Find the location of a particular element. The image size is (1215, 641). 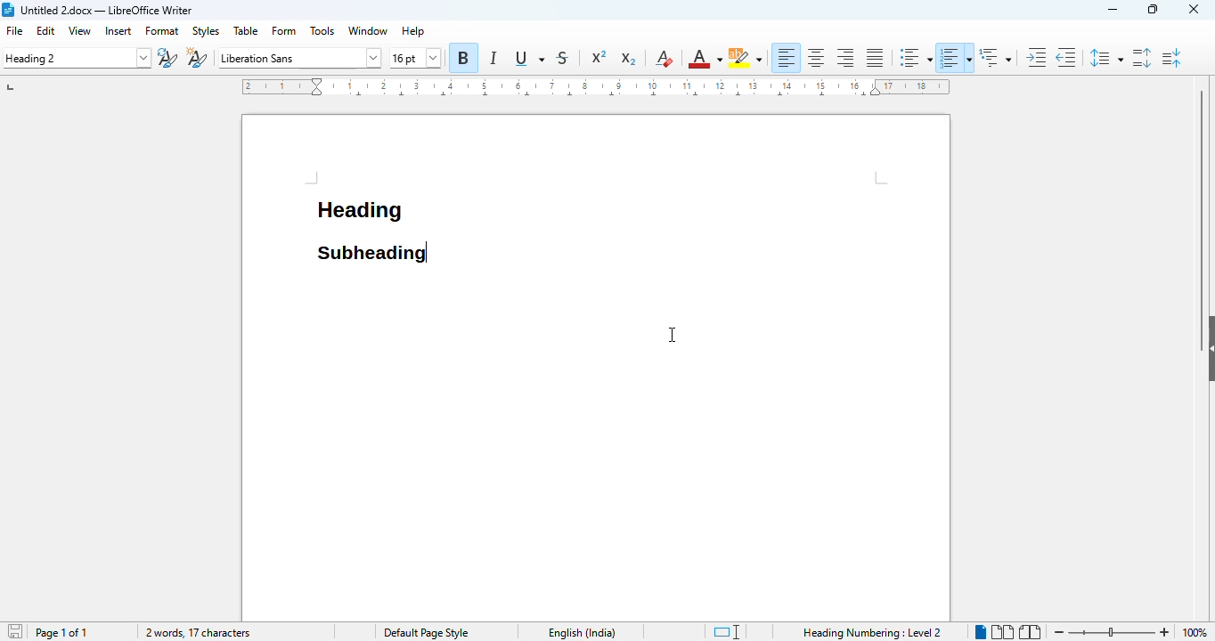

align center is located at coordinates (816, 58).